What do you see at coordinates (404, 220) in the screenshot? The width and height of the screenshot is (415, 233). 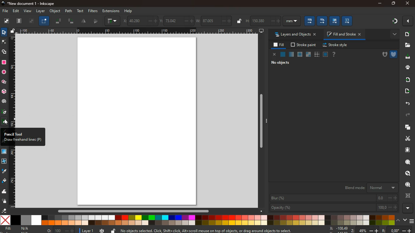 I see `down` at bounding box center [404, 220].